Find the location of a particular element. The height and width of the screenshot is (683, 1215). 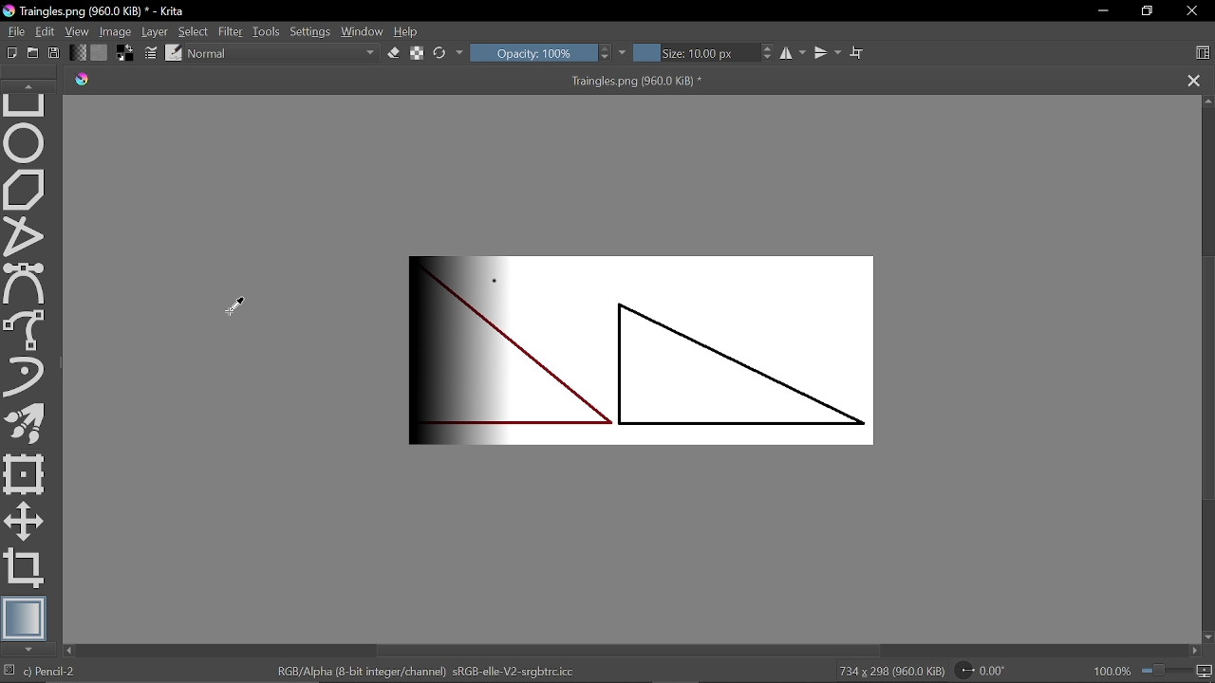

Freehand path tool is located at coordinates (28, 330).